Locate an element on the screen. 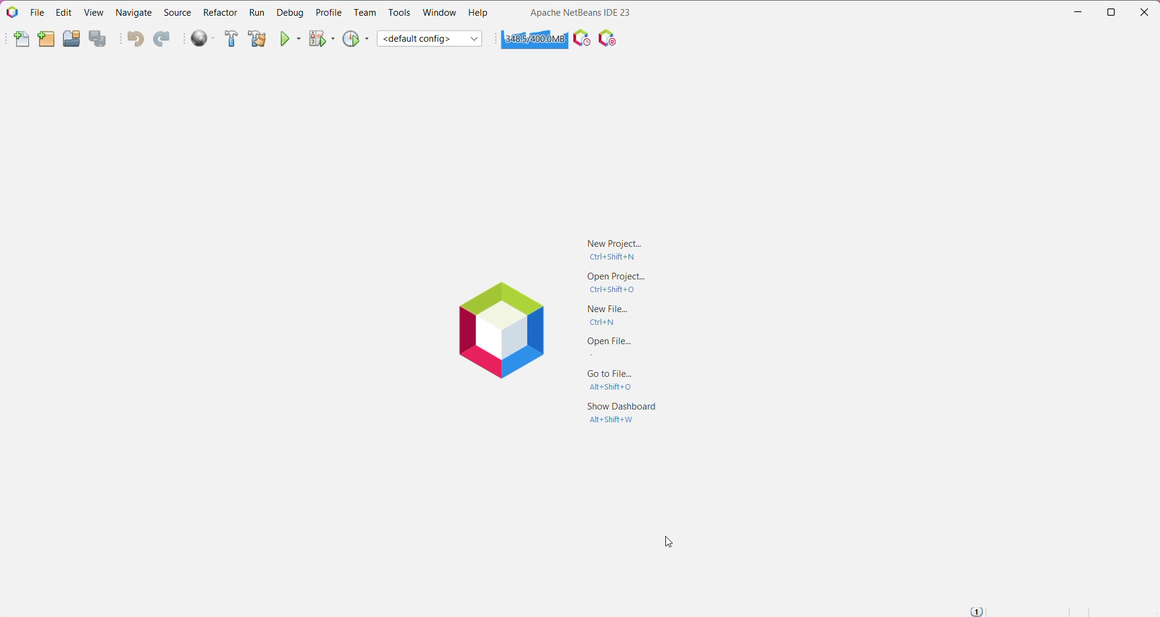 Image resolution: width=1160 pixels, height=617 pixels. Close is located at coordinates (1147, 10).